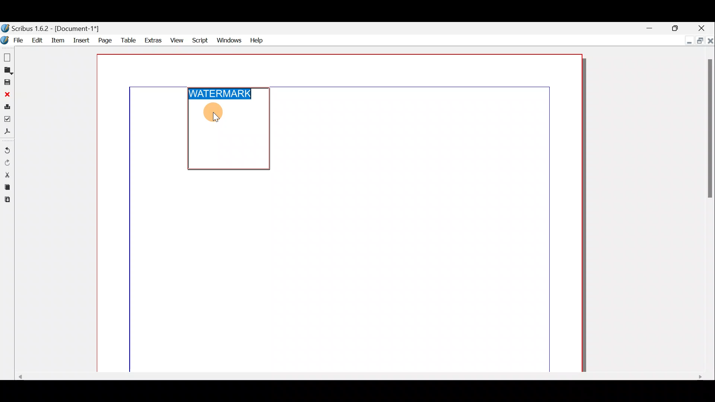 The width and height of the screenshot is (715, 402). What do you see at coordinates (214, 112) in the screenshot?
I see `CIRCLE` at bounding box center [214, 112].